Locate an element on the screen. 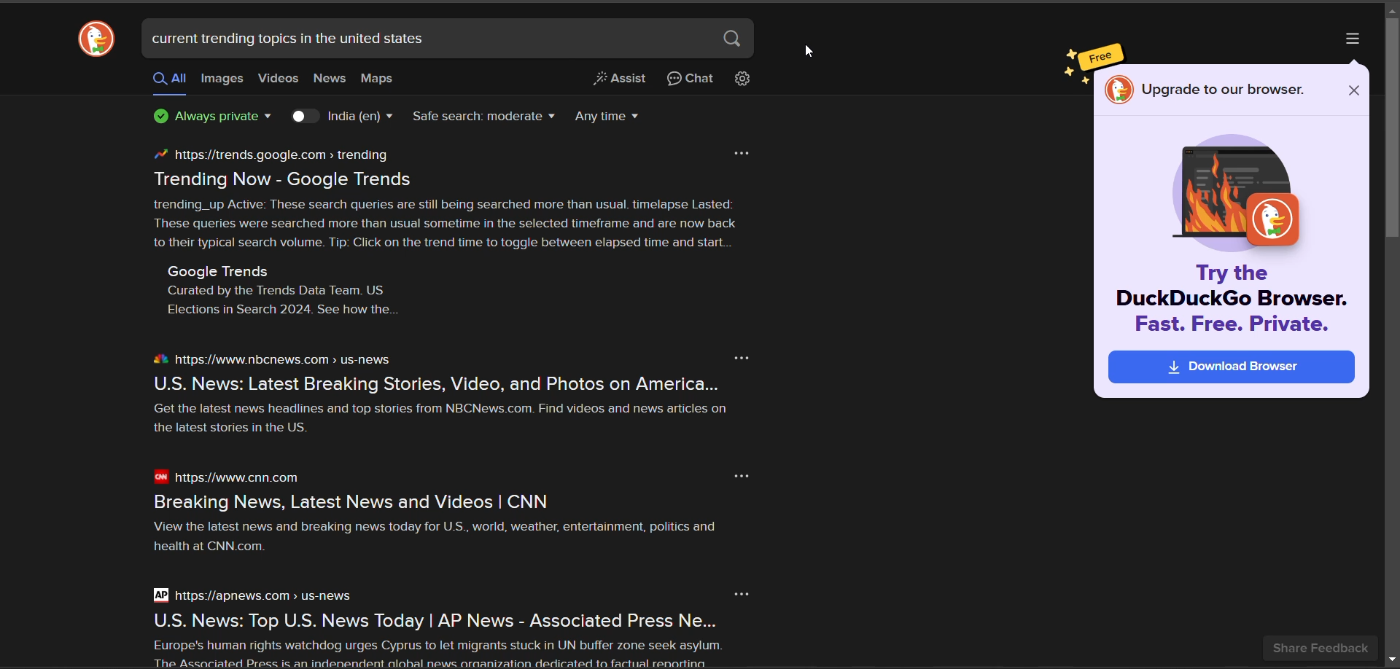 This screenshot has width=1400, height=669. U.S. News: Latest Breaking Stories, Video, and Photos on America... is located at coordinates (439, 383).